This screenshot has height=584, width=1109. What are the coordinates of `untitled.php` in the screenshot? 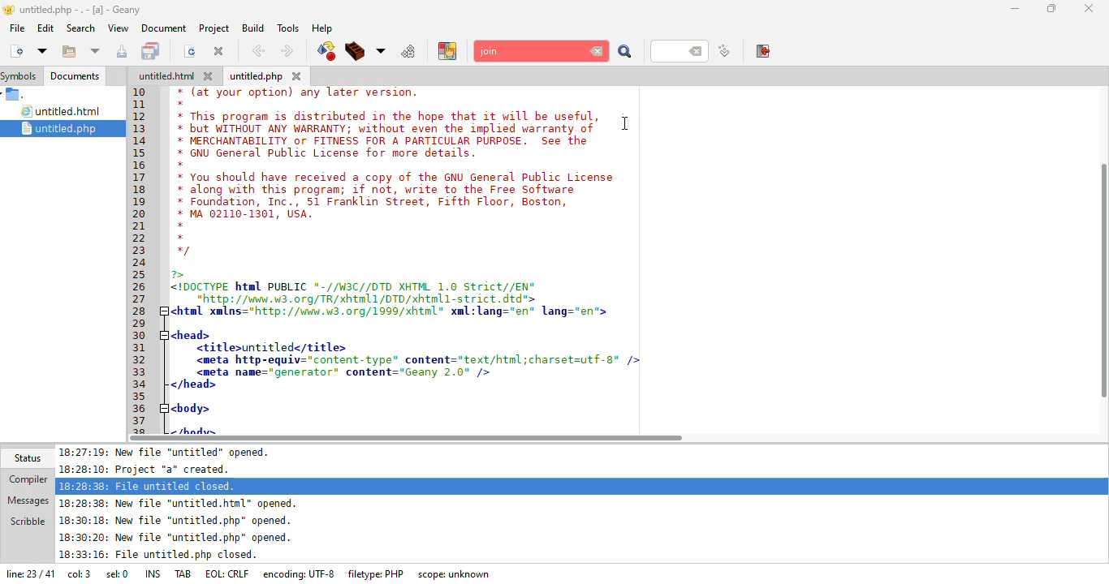 It's located at (257, 77).